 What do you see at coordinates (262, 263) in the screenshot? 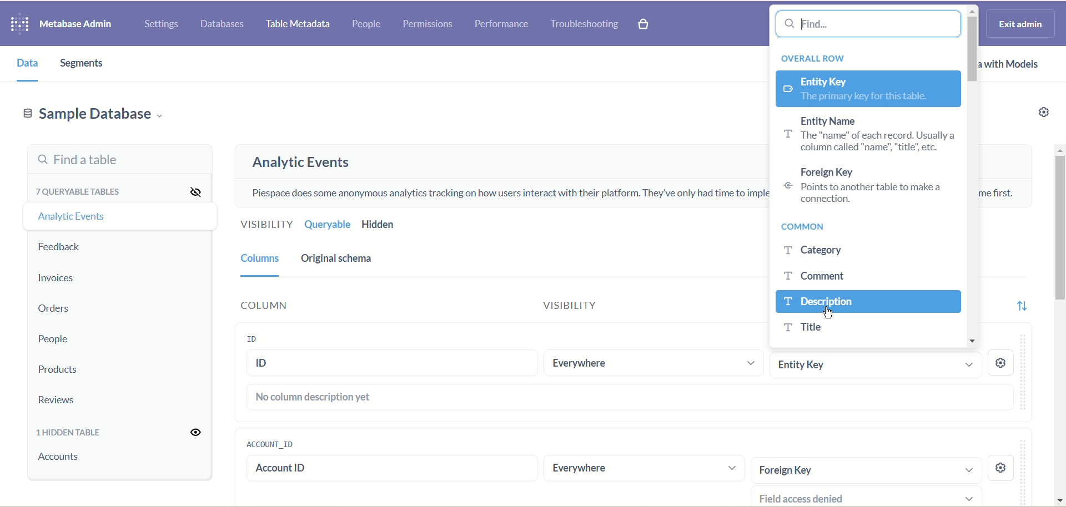
I see `column` at bounding box center [262, 263].